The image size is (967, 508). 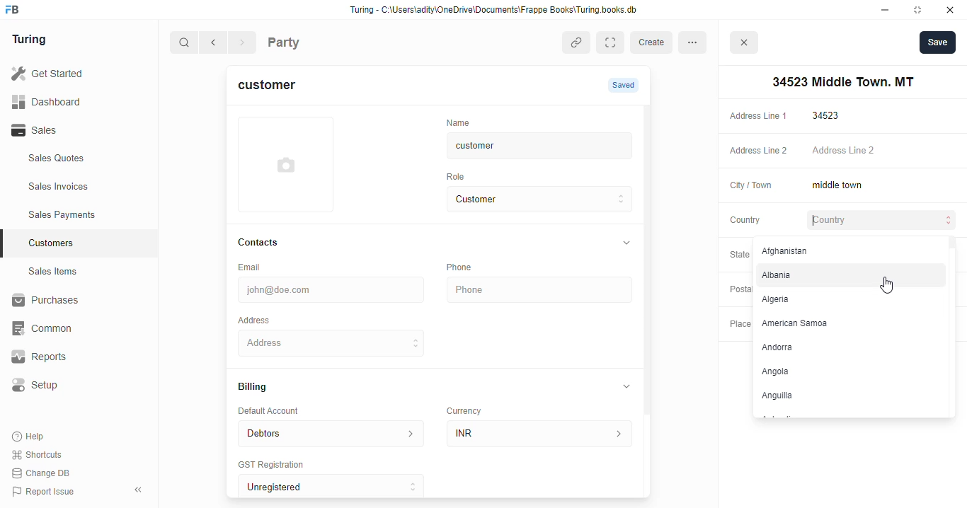 What do you see at coordinates (920, 10) in the screenshot?
I see `maximise` at bounding box center [920, 10].